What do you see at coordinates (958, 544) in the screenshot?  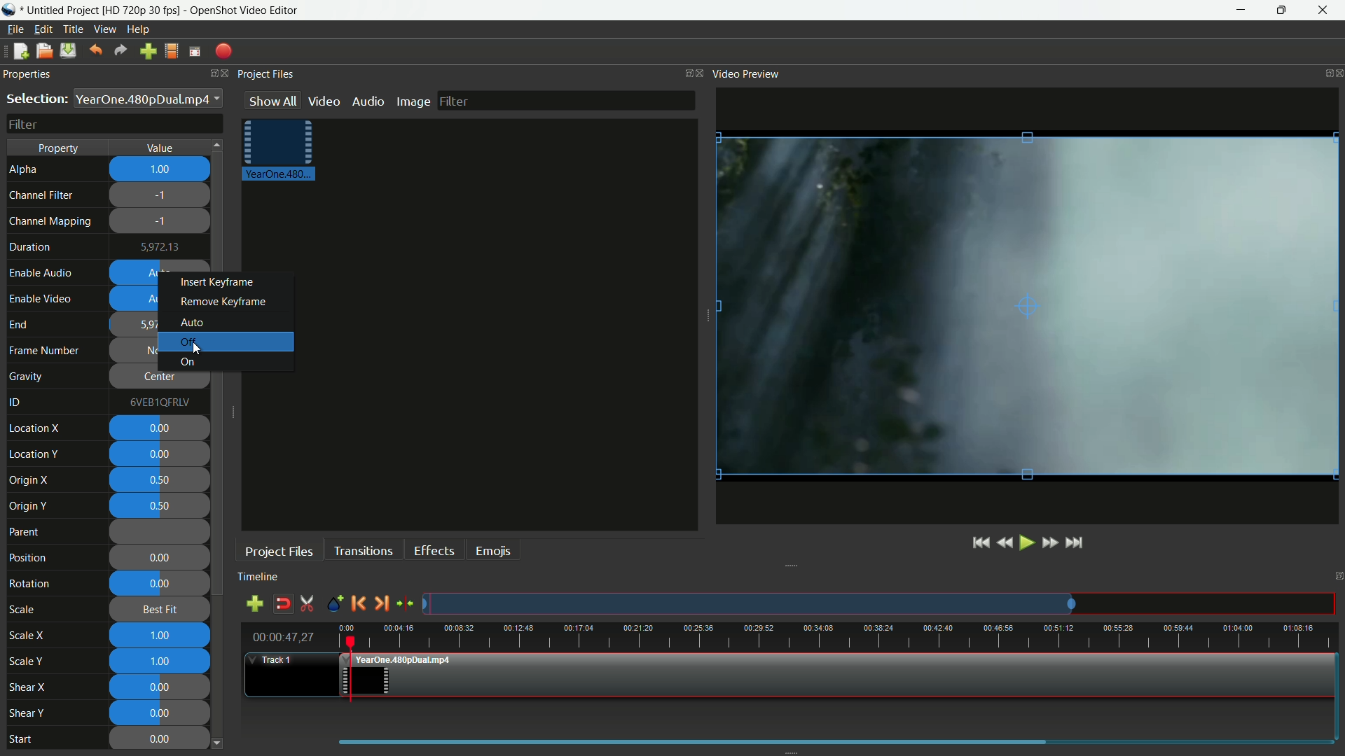 I see `play or pause` at bounding box center [958, 544].